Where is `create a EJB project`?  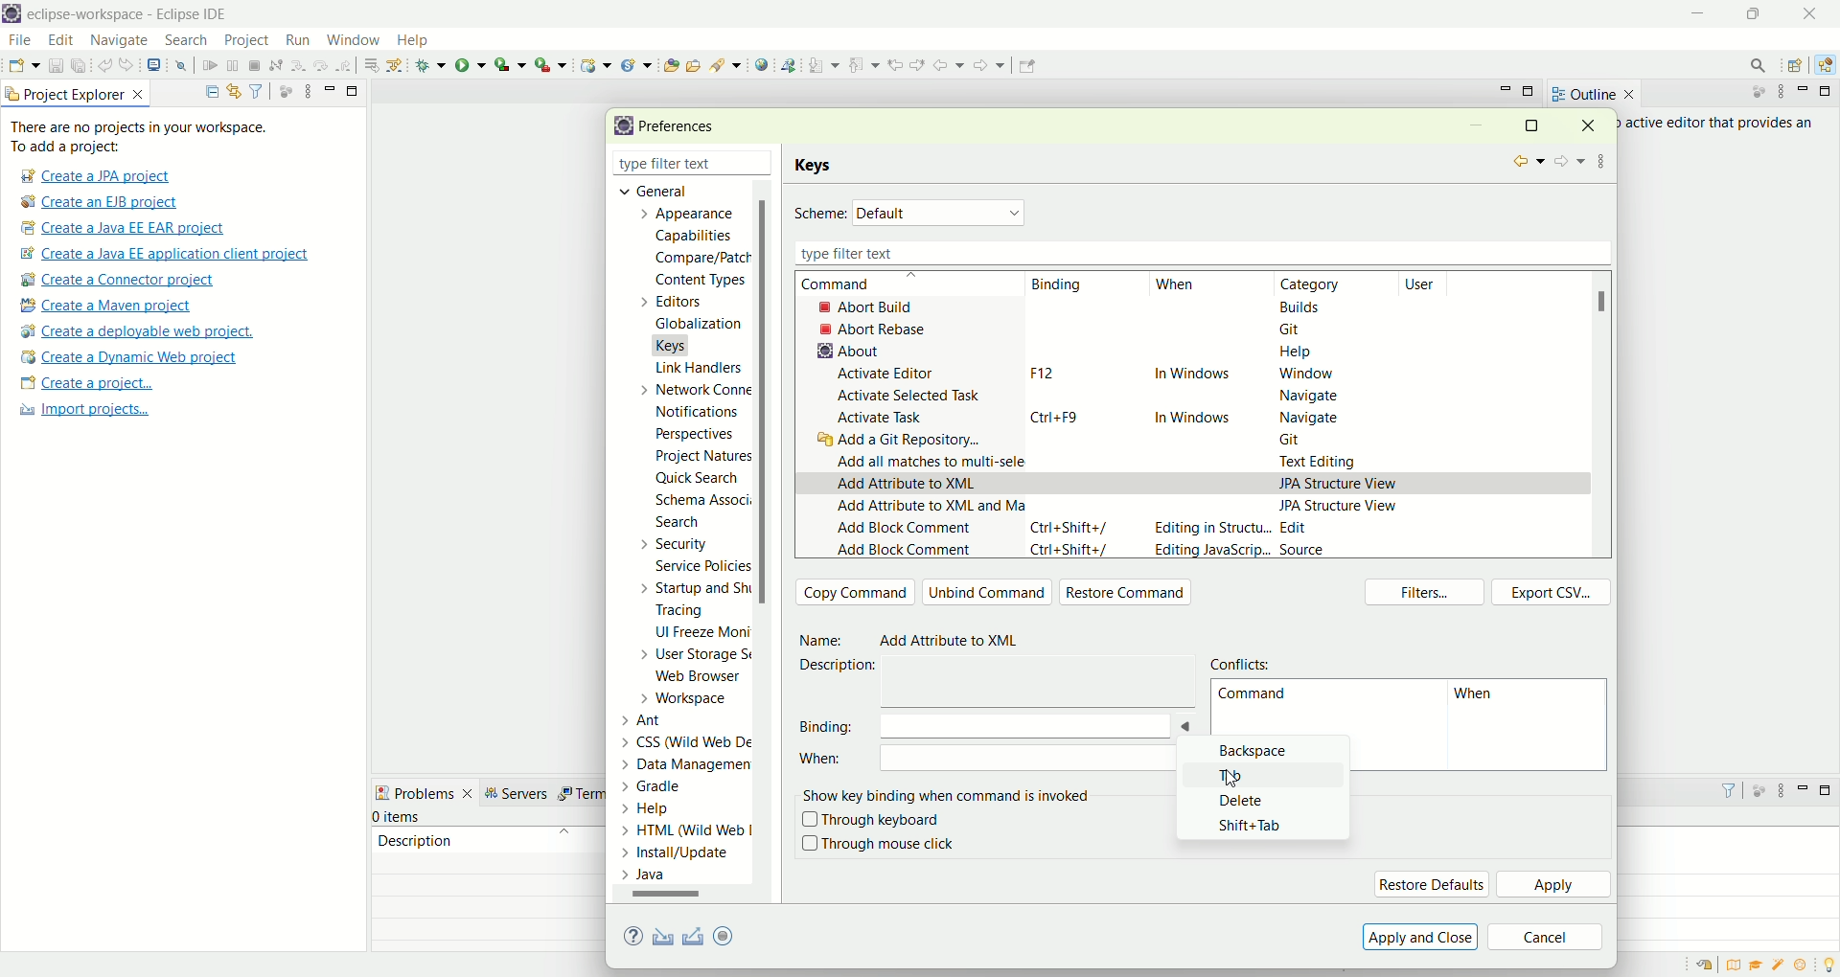 create a EJB project is located at coordinates (101, 203).